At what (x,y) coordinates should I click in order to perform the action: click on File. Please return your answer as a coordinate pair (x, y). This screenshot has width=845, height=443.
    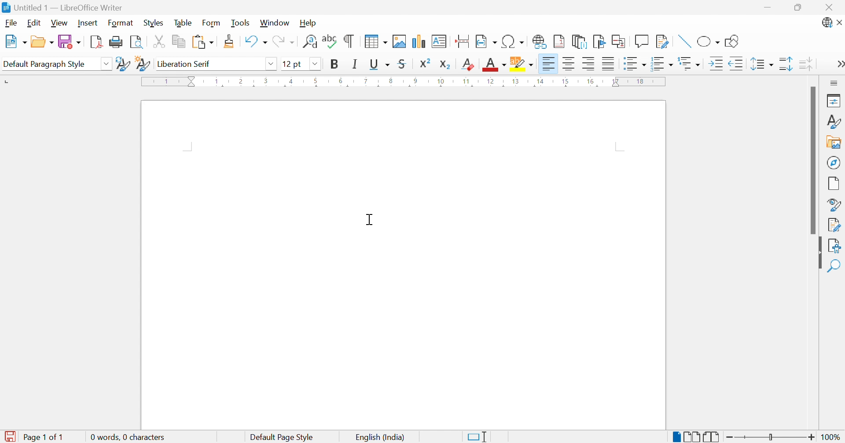
    Looking at the image, I should click on (12, 24).